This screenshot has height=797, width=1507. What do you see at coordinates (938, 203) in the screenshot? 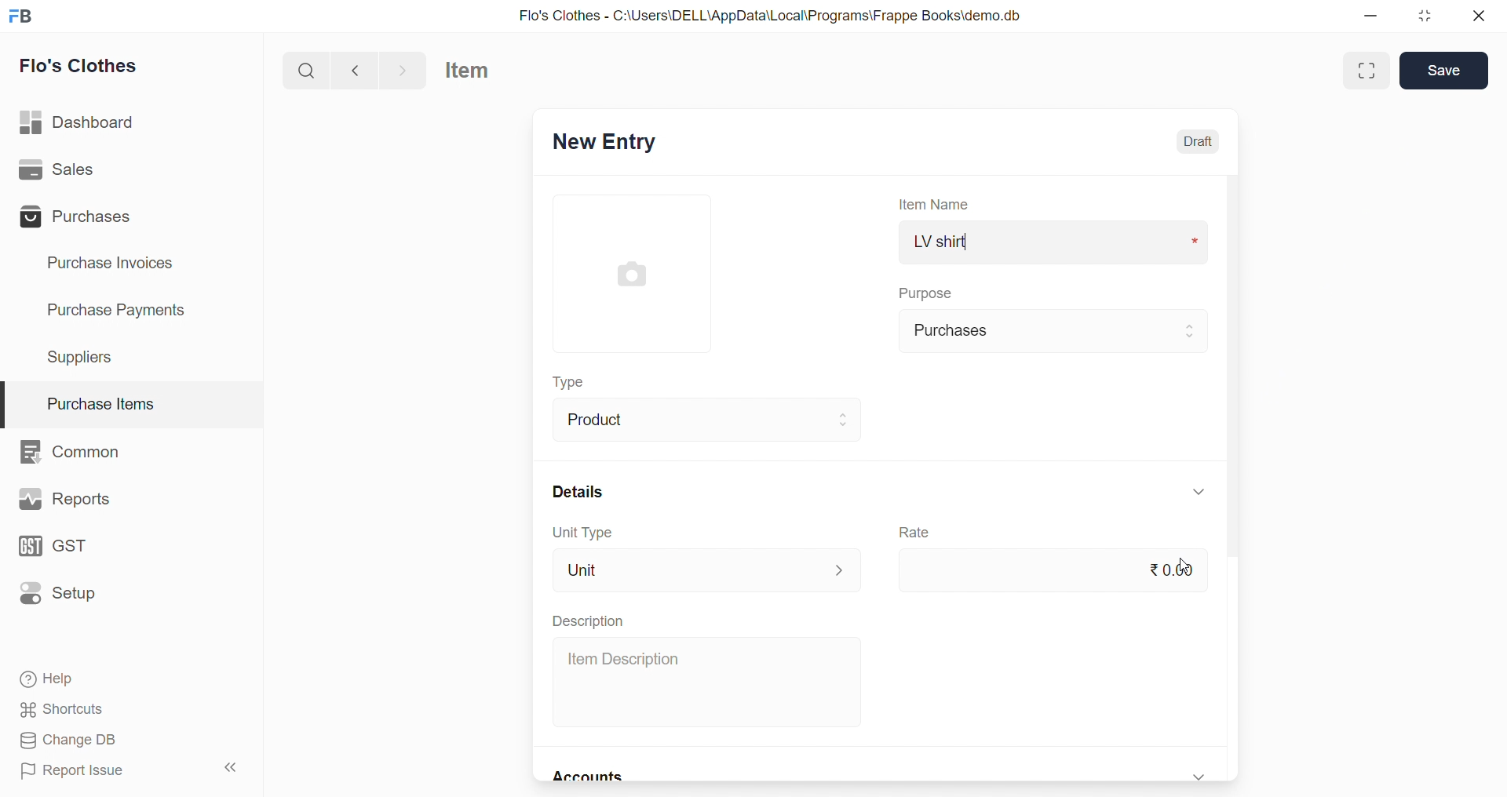
I see `Item Name` at bounding box center [938, 203].